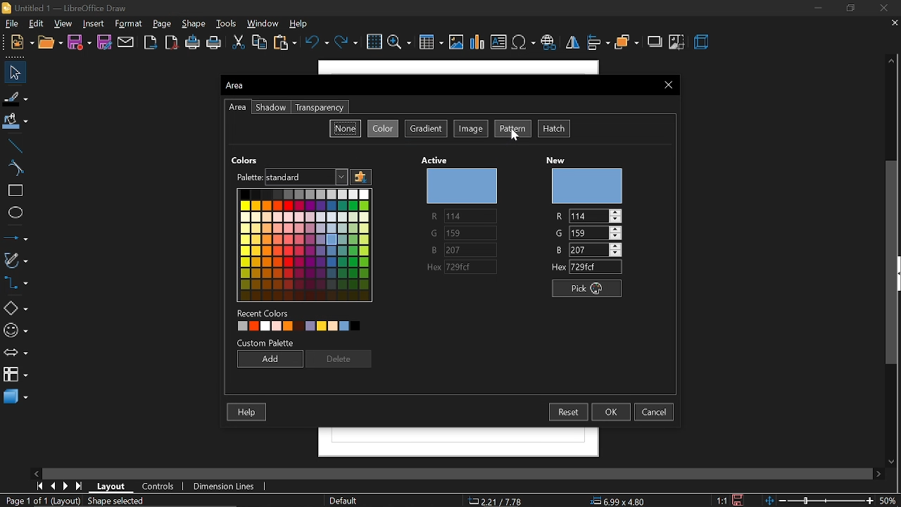 The height and width of the screenshot is (507, 901). Describe the element at coordinates (284, 43) in the screenshot. I see `paste` at that location.